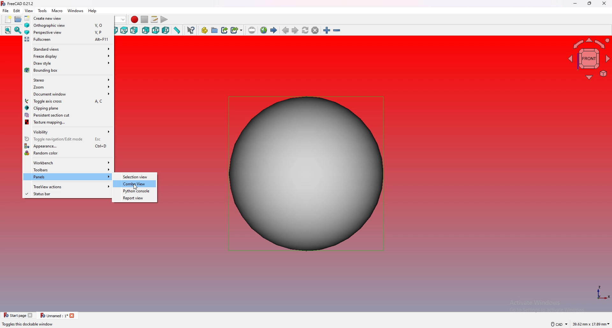 Image resolution: width=612 pixels, height=328 pixels. I want to click on toolbars, so click(68, 170).